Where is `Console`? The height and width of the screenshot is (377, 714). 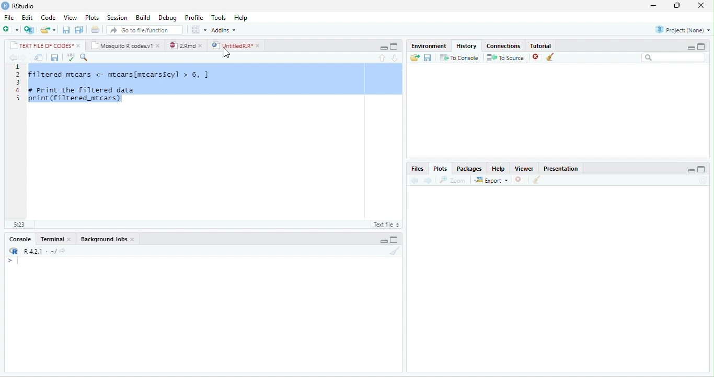 Console is located at coordinates (19, 239).